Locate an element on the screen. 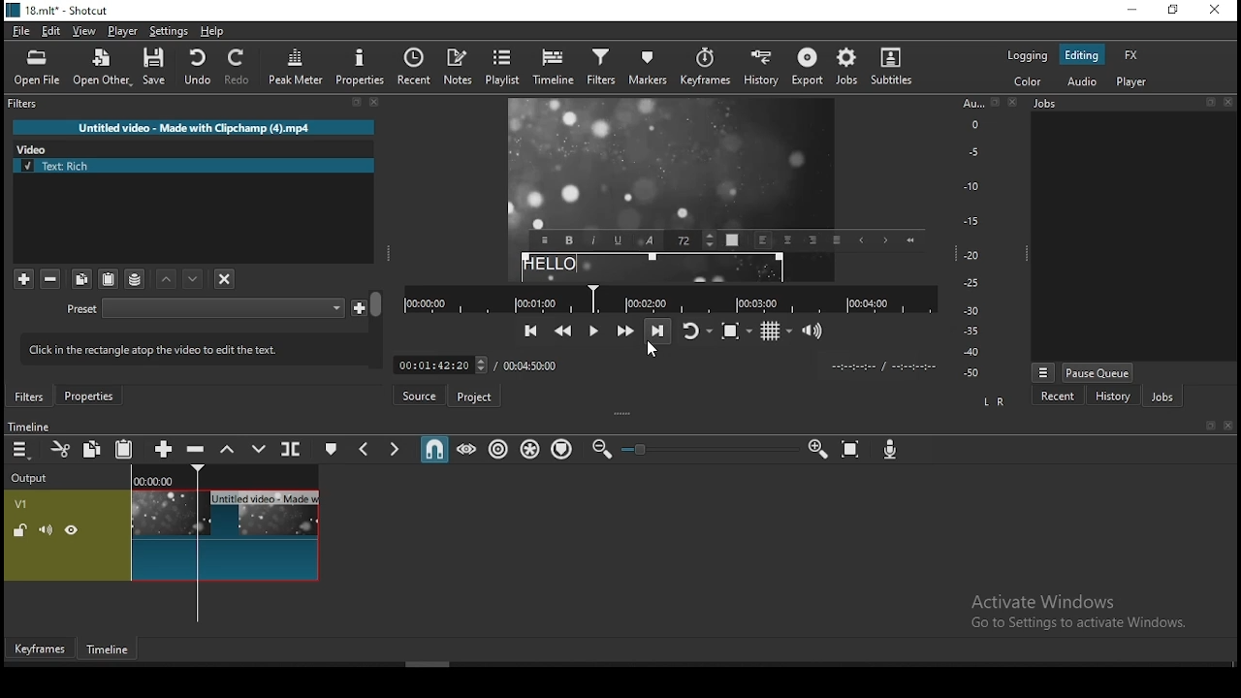  Right align is located at coordinates (812, 238).